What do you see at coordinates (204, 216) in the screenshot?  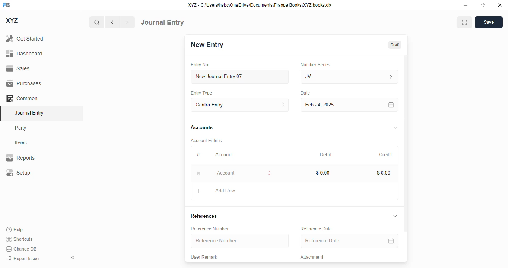 I see `references` at bounding box center [204, 216].